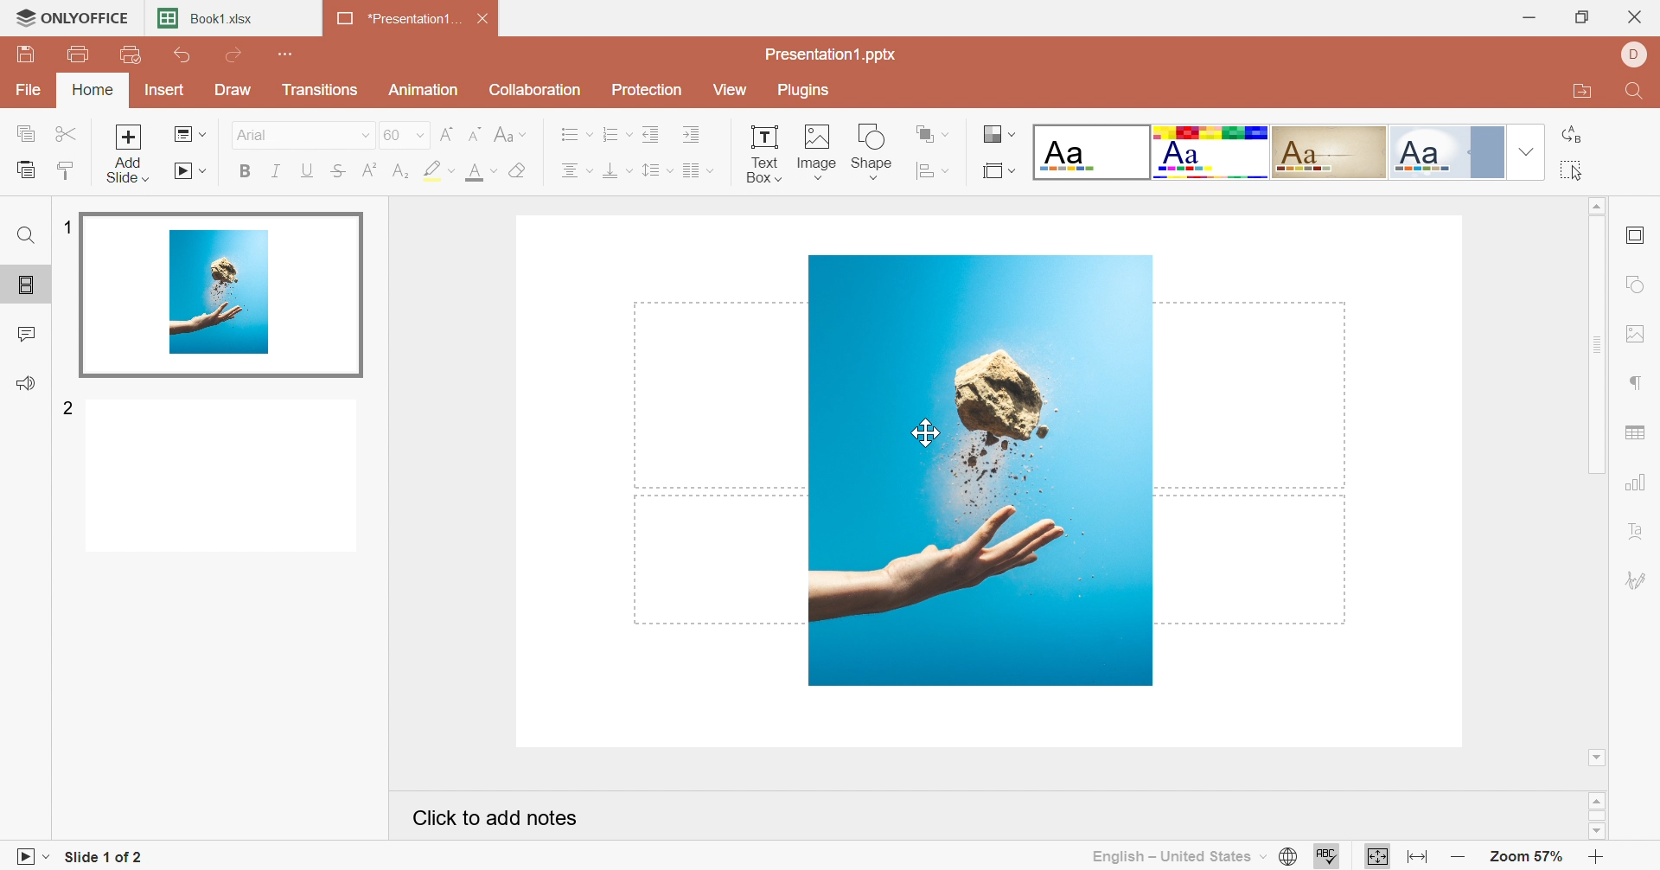 The image size is (1660, 870). Describe the element at coordinates (763, 151) in the screenshot. I see `Text Box` at that location.